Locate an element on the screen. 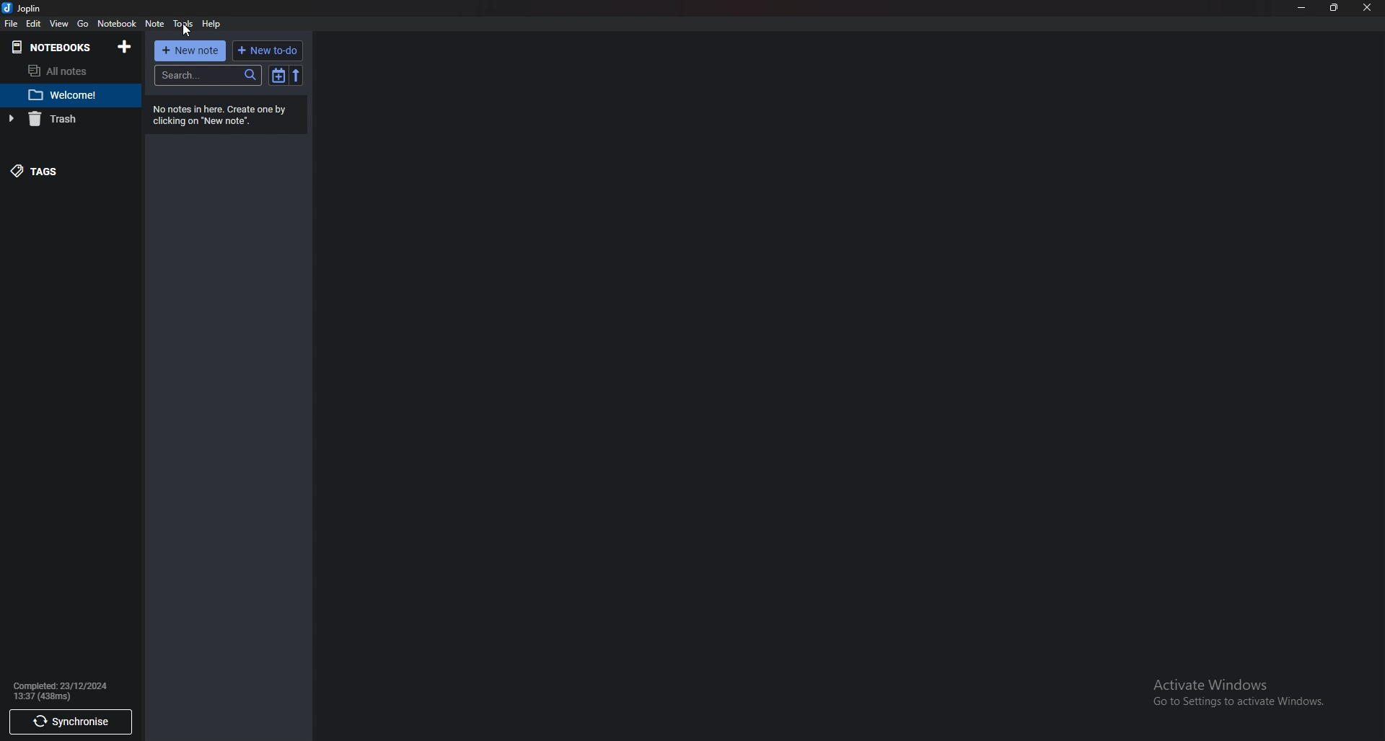 Image resolution: width=1385 pixels, height=741 pixels. Notebook is located at coordinates (118, 23).